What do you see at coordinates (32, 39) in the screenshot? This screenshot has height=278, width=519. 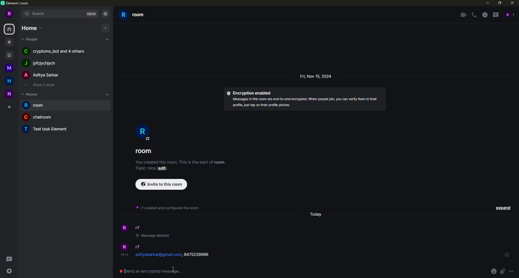 I see `people` at bounding box center [32, 39].